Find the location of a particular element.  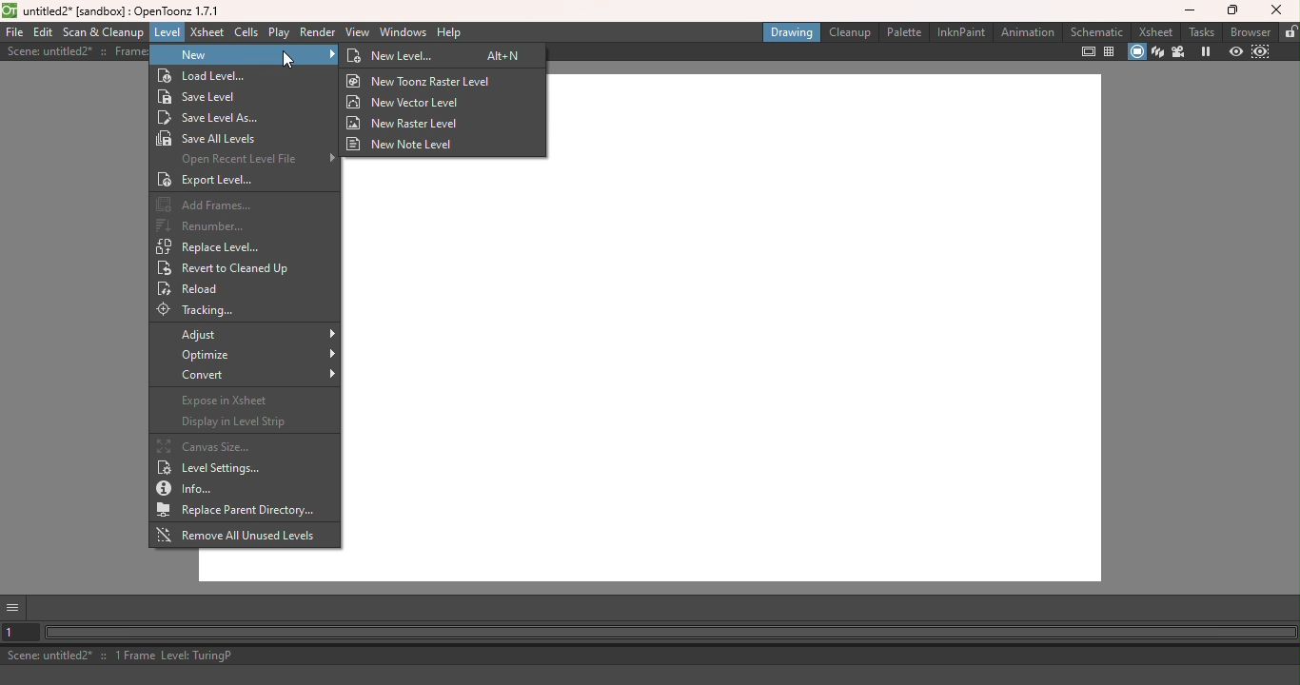

Save level as is located at coordinates (216, 117).